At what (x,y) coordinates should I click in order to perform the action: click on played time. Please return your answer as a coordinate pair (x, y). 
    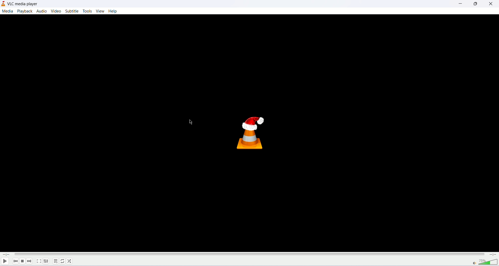
    Looking at the image, I should click on (5, 254).